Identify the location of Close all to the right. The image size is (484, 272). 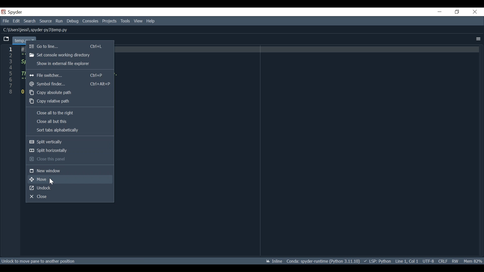
(70, 113).